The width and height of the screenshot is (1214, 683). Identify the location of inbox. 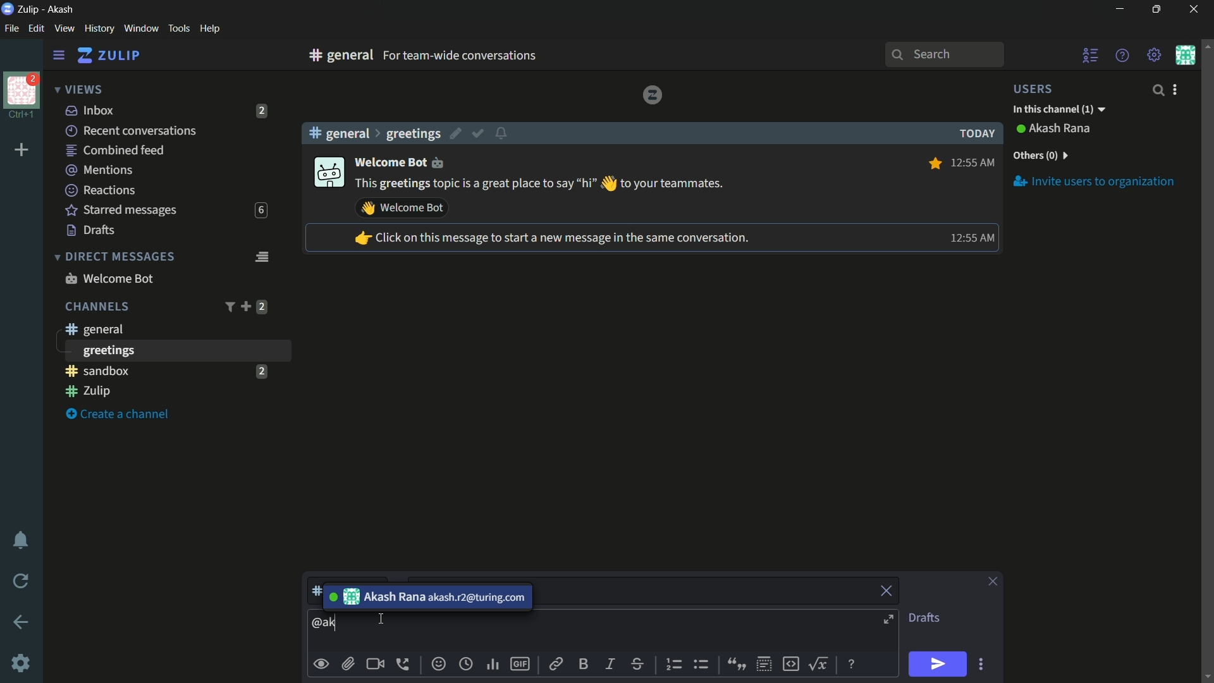
(90, 110).